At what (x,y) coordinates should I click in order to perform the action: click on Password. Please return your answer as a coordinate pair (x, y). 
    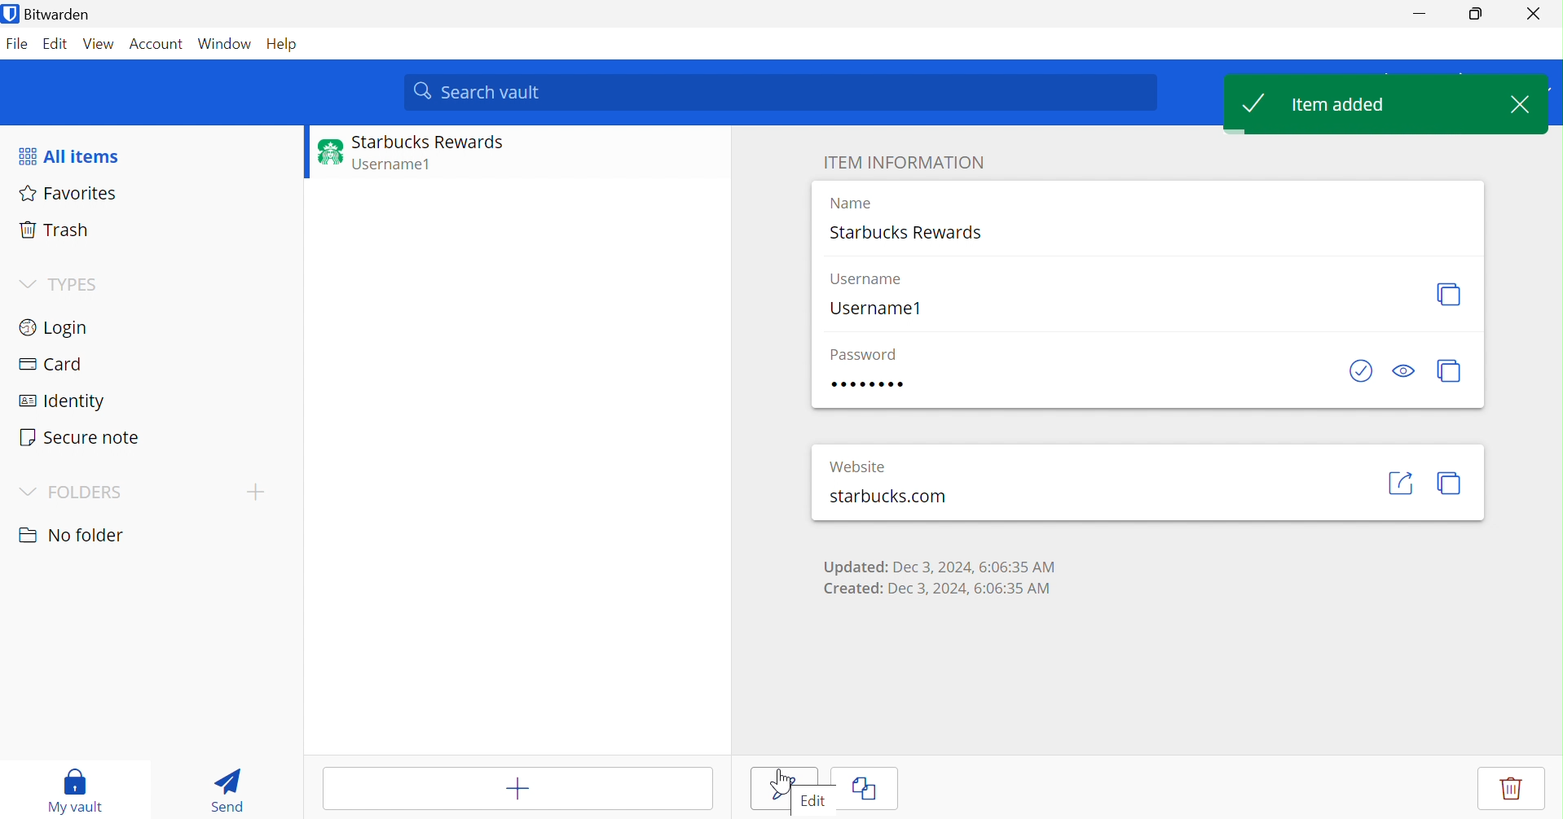
    Looking at the image, I should click on (866, 356).